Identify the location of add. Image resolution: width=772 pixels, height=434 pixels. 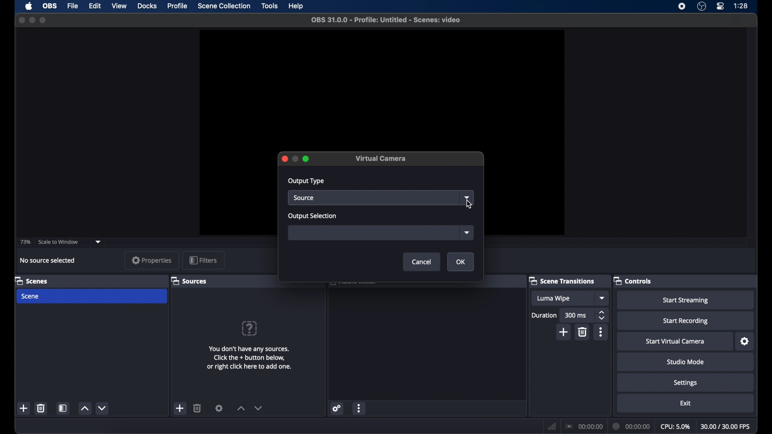
(563, 332).